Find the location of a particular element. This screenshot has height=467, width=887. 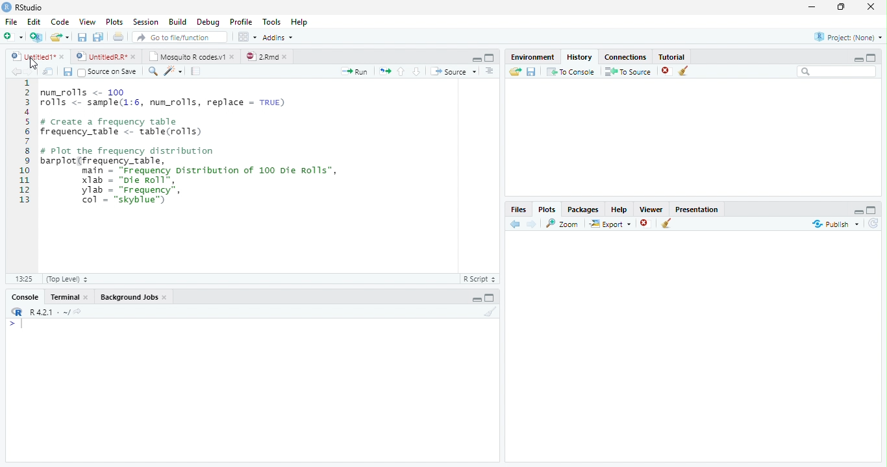

Refresh List is located at coordinates (873, 224).